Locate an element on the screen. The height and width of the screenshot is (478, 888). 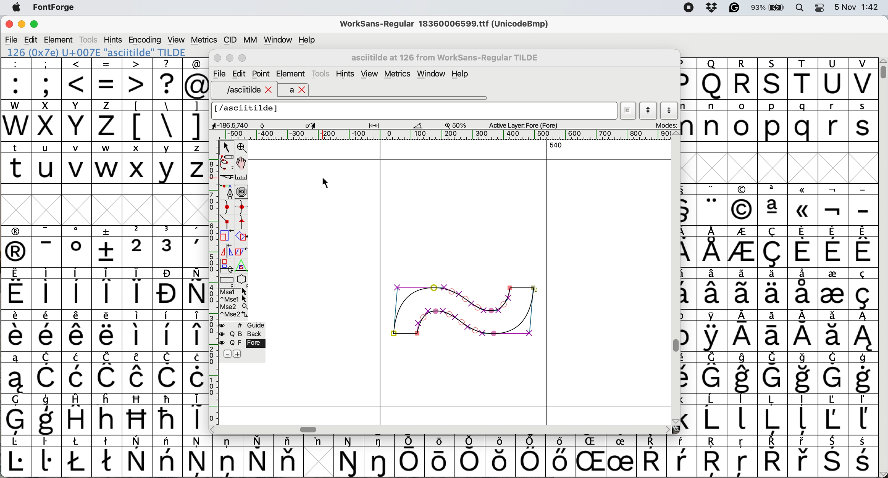
tilde glyph is located at coordinates (465, 306).